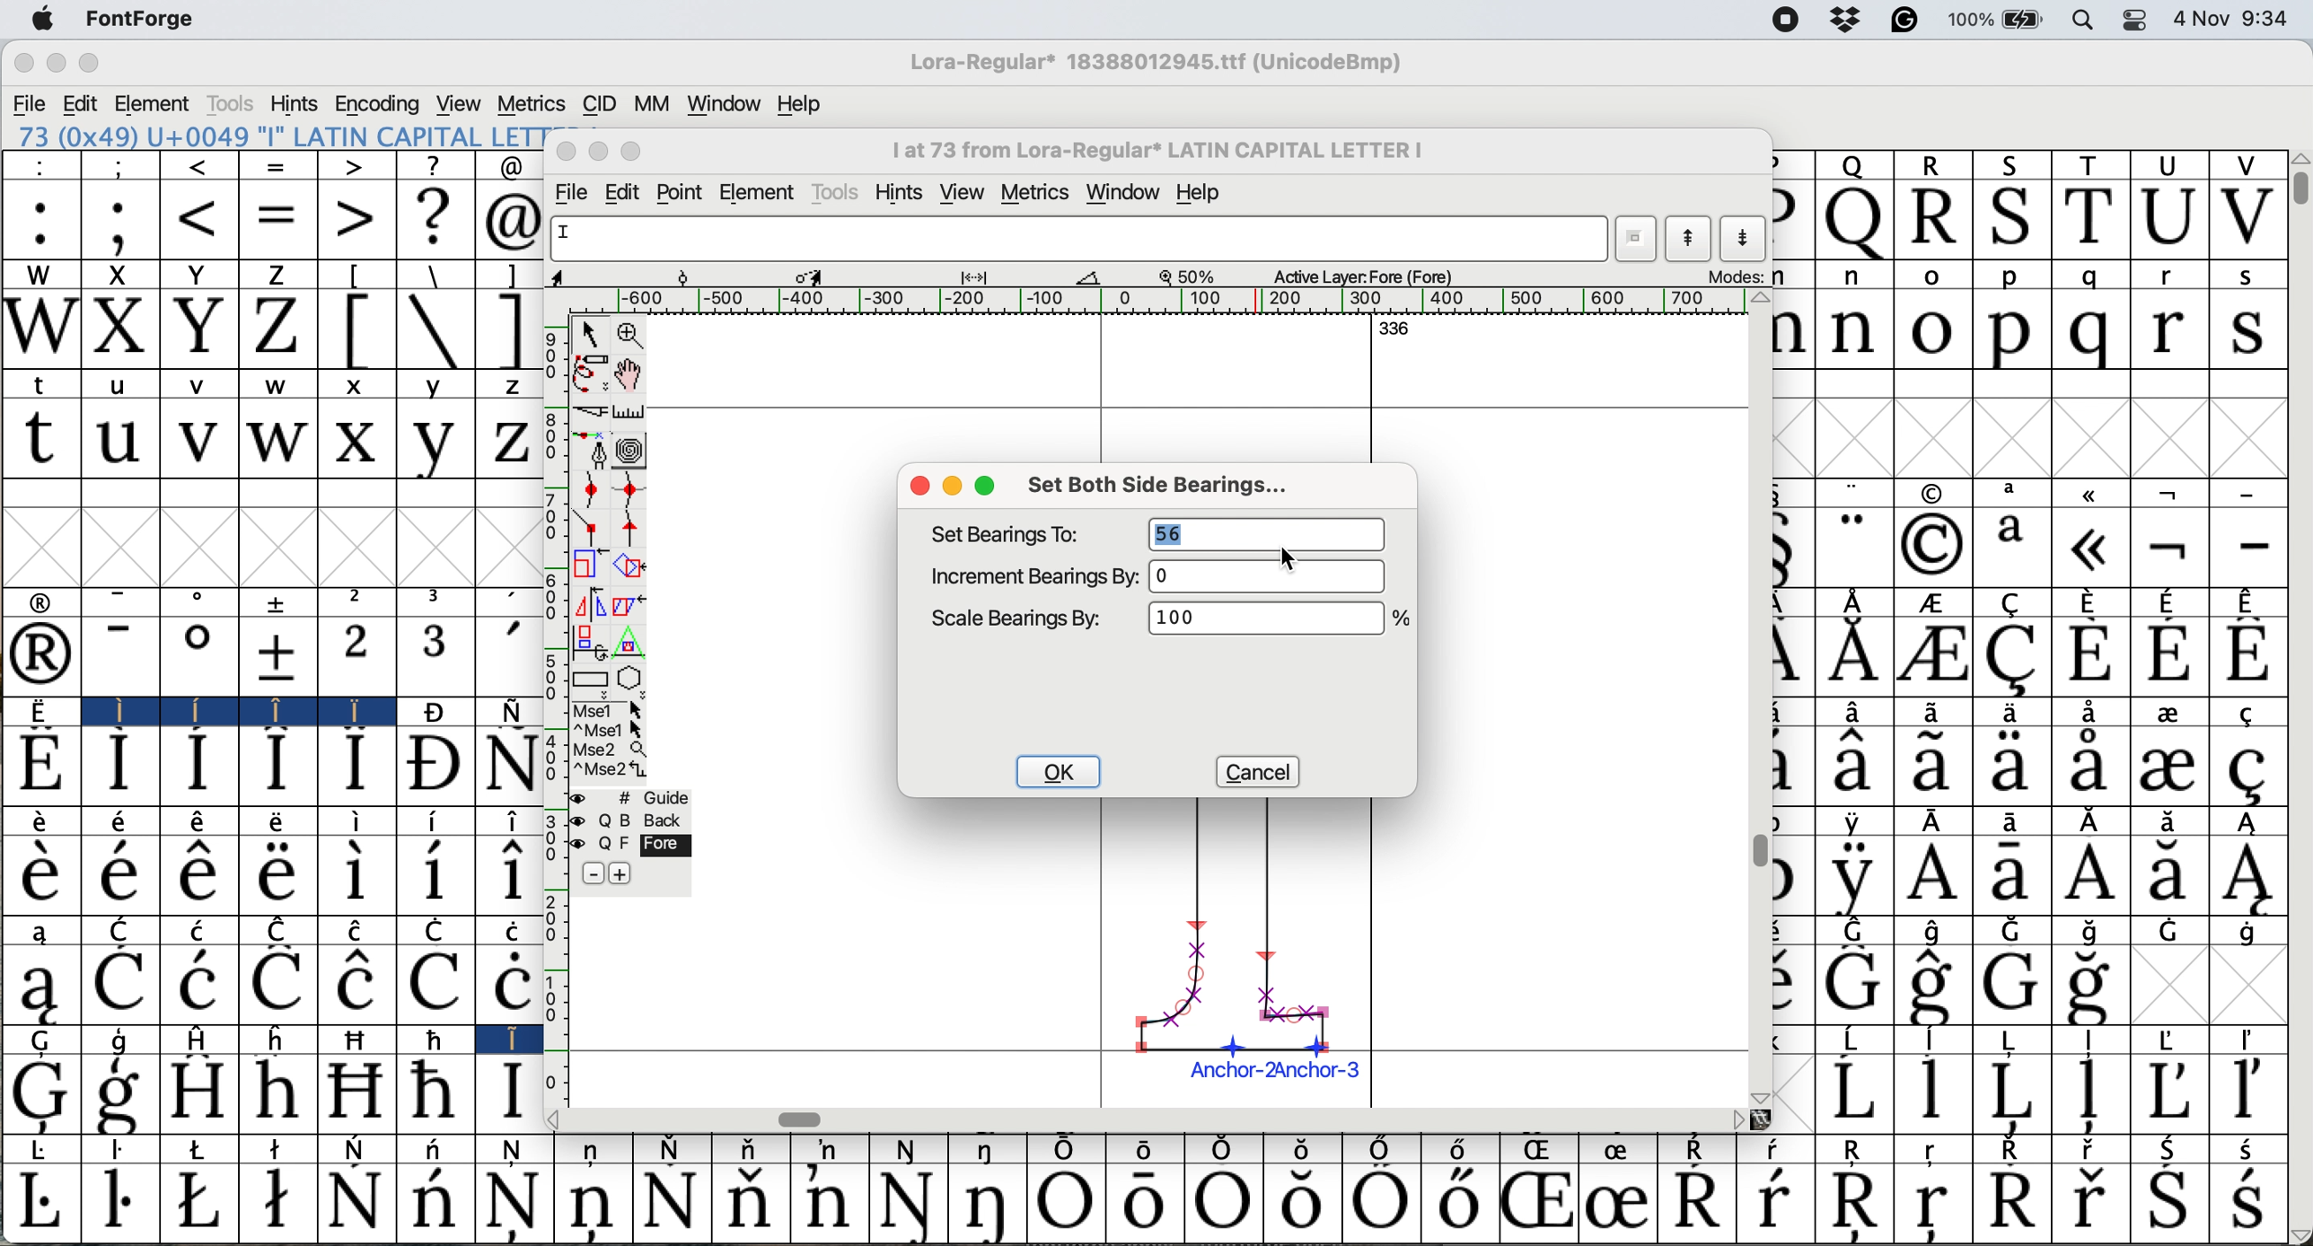 The width and height of the screenshot is (2313, 1246). I want to click on Symbol, so click(350, 713).